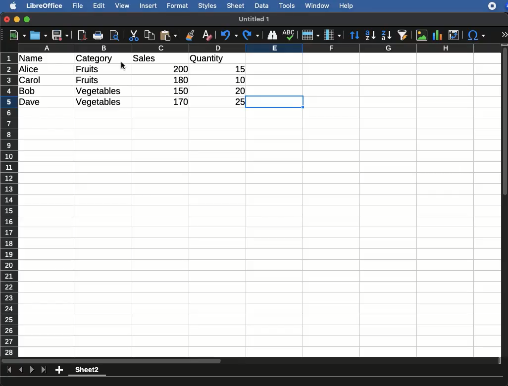 The height and width of the screenshot is (386, 508). What do you see at coordinates (229, 35) in the screenshot?
I see `undo` at bounding box center [229, 35].